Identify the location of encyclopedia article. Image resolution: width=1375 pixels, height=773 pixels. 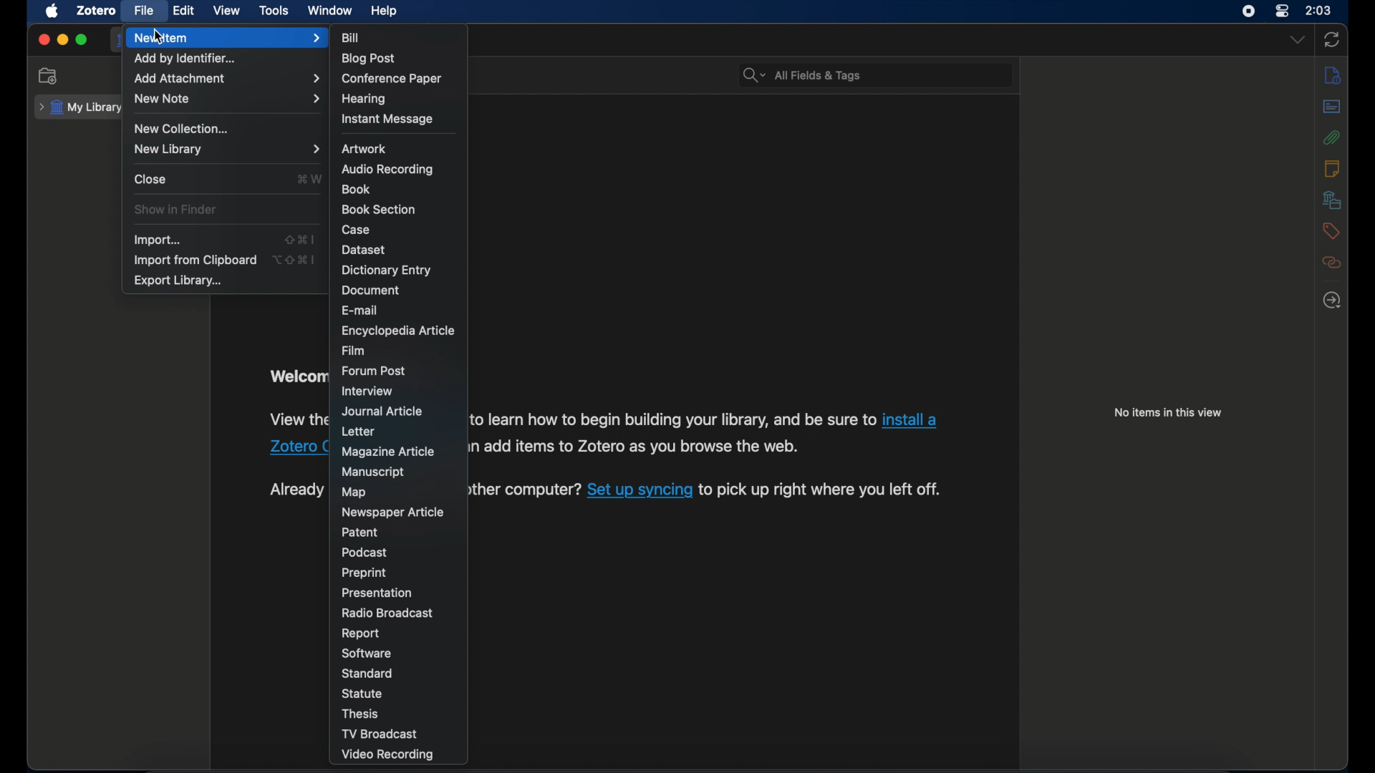
(397, 331).